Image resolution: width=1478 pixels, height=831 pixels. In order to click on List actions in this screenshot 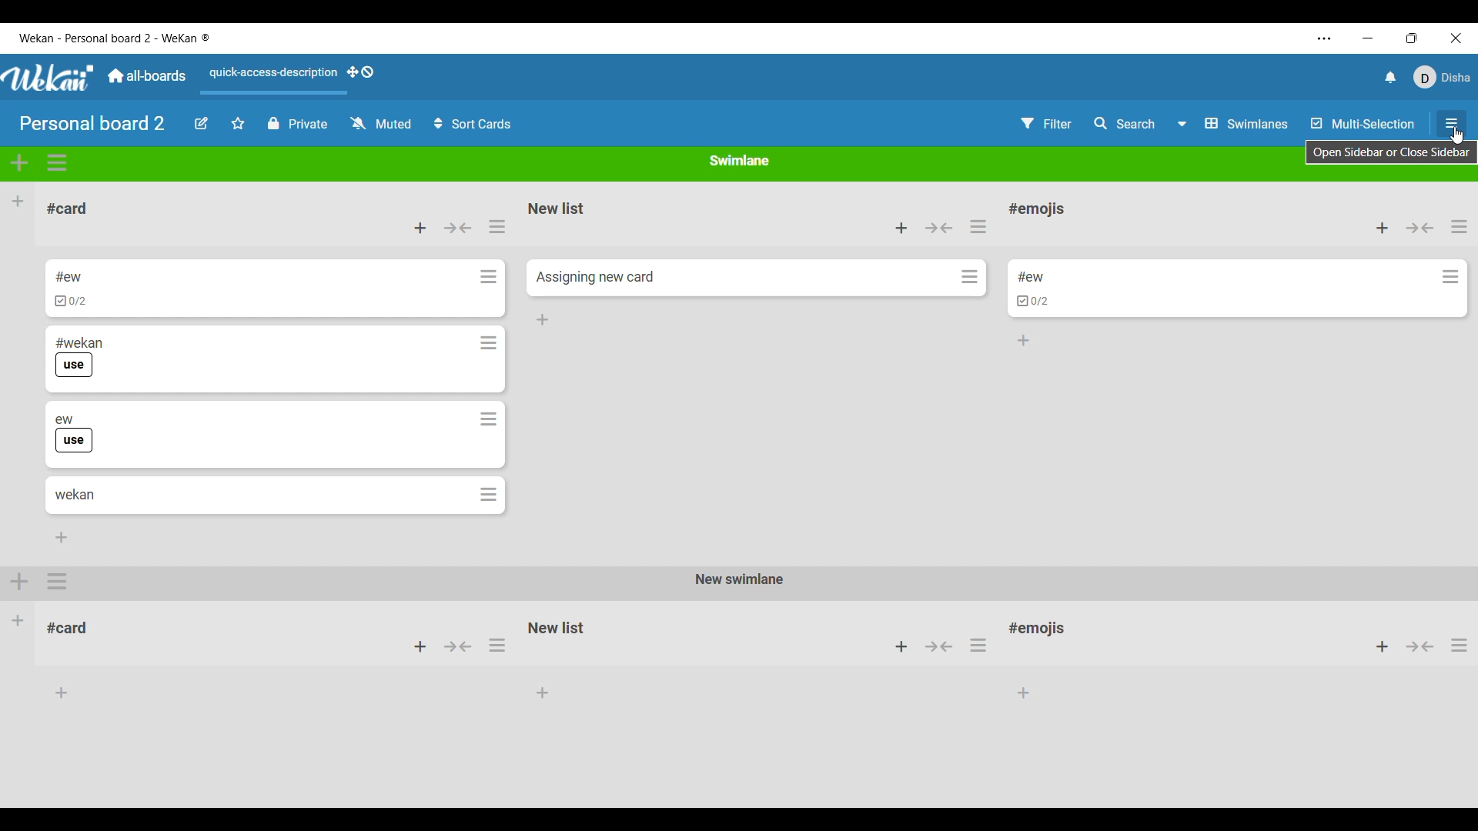, I will do `click(1460, 226)`.